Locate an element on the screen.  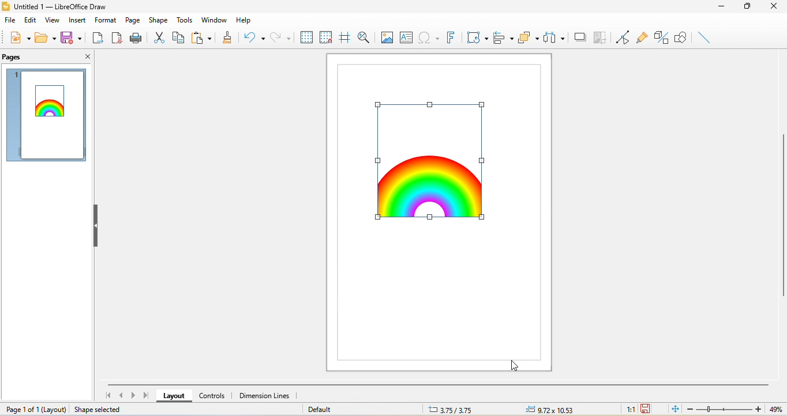
last page is located at coordinates (147, 396).